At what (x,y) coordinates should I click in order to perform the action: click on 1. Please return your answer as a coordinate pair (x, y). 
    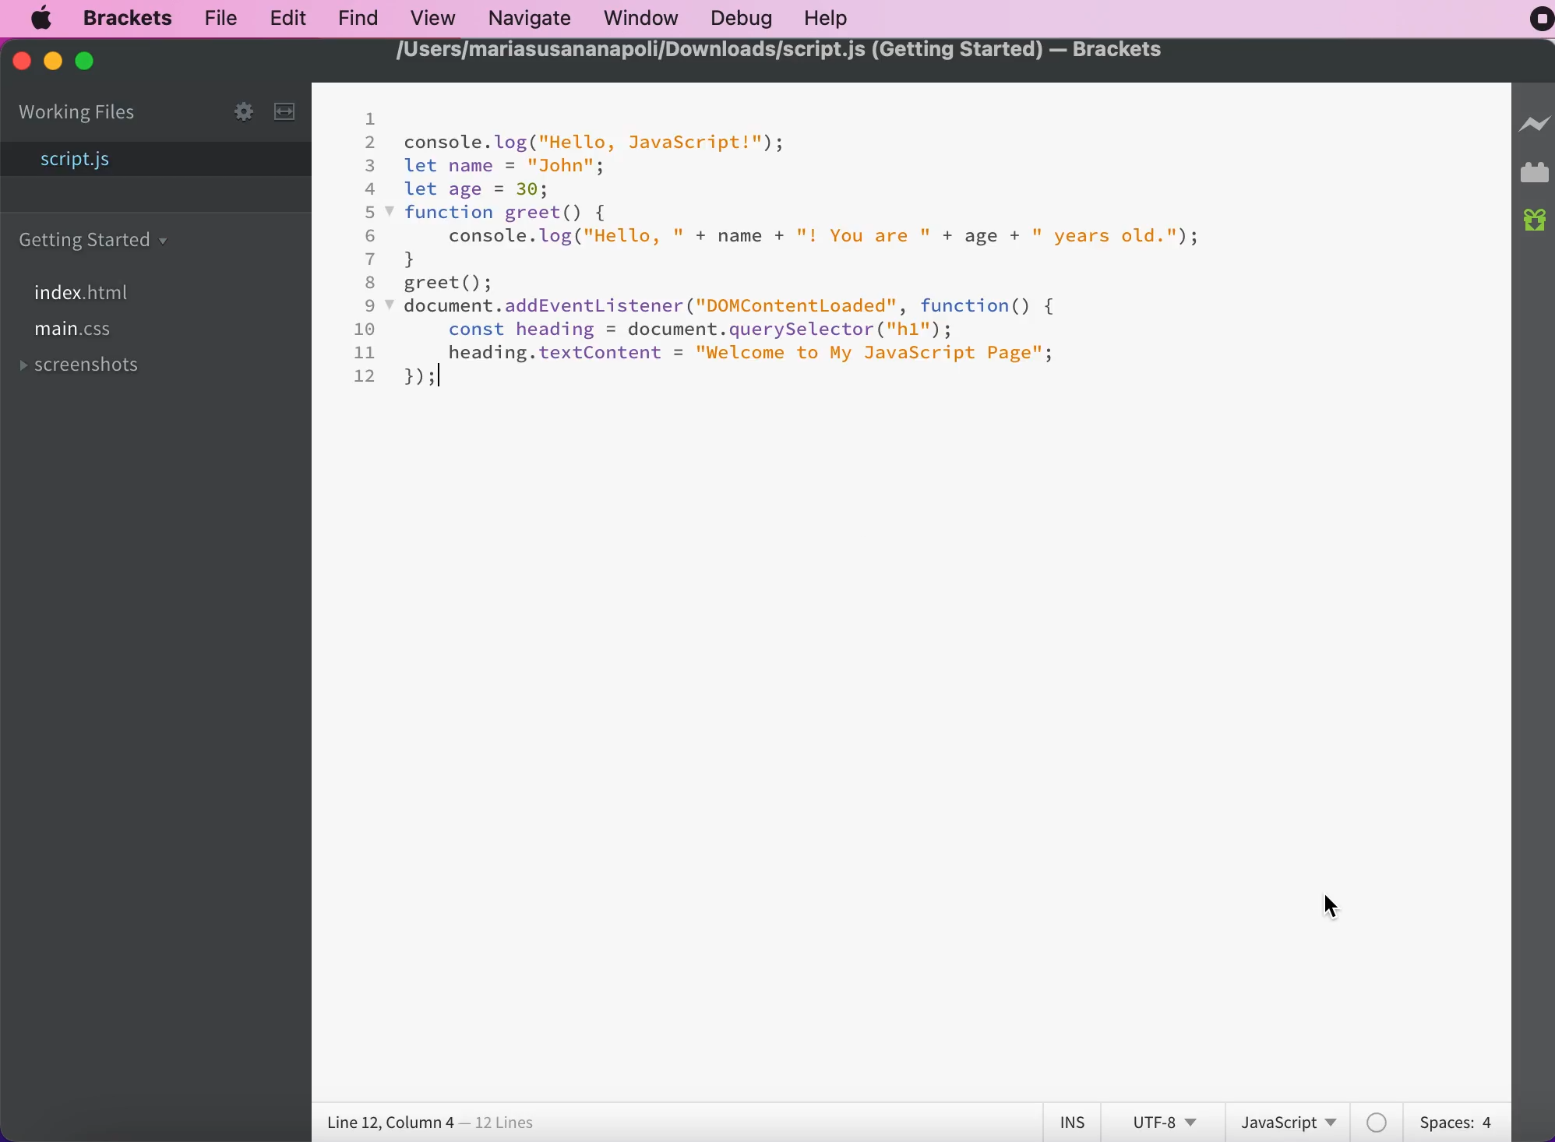
    Looking at the image, I should click on (369, 118).